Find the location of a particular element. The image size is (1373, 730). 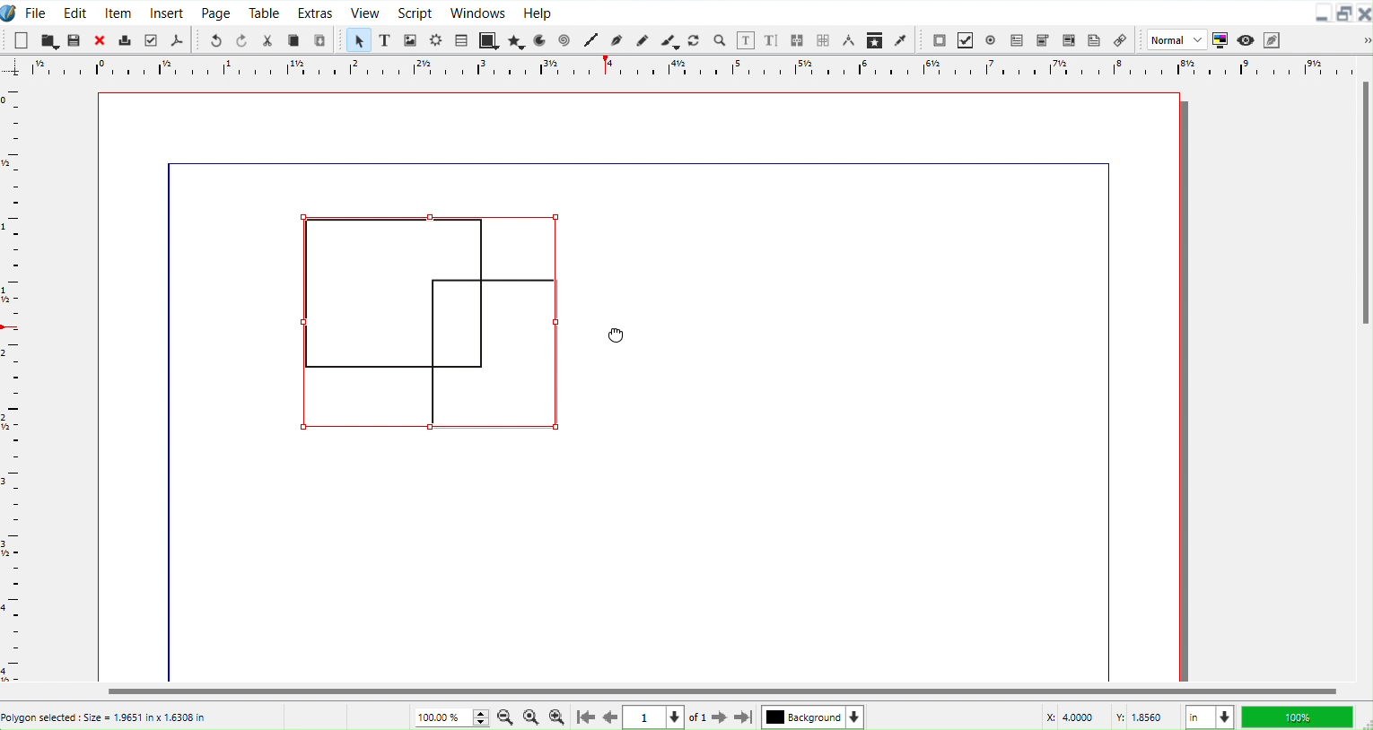

PDF Push Button is located at coordinates (939, 40).